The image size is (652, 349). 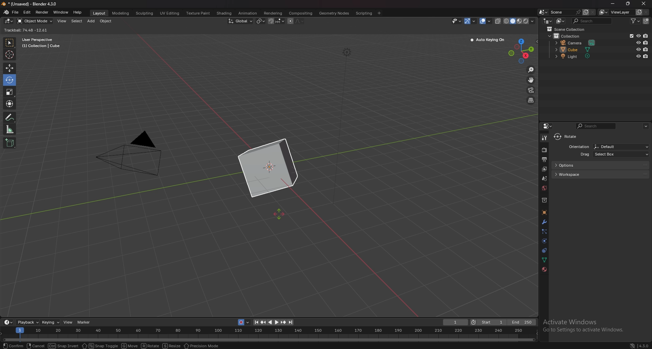 I want to click on measure, so click(x=10, y=129).